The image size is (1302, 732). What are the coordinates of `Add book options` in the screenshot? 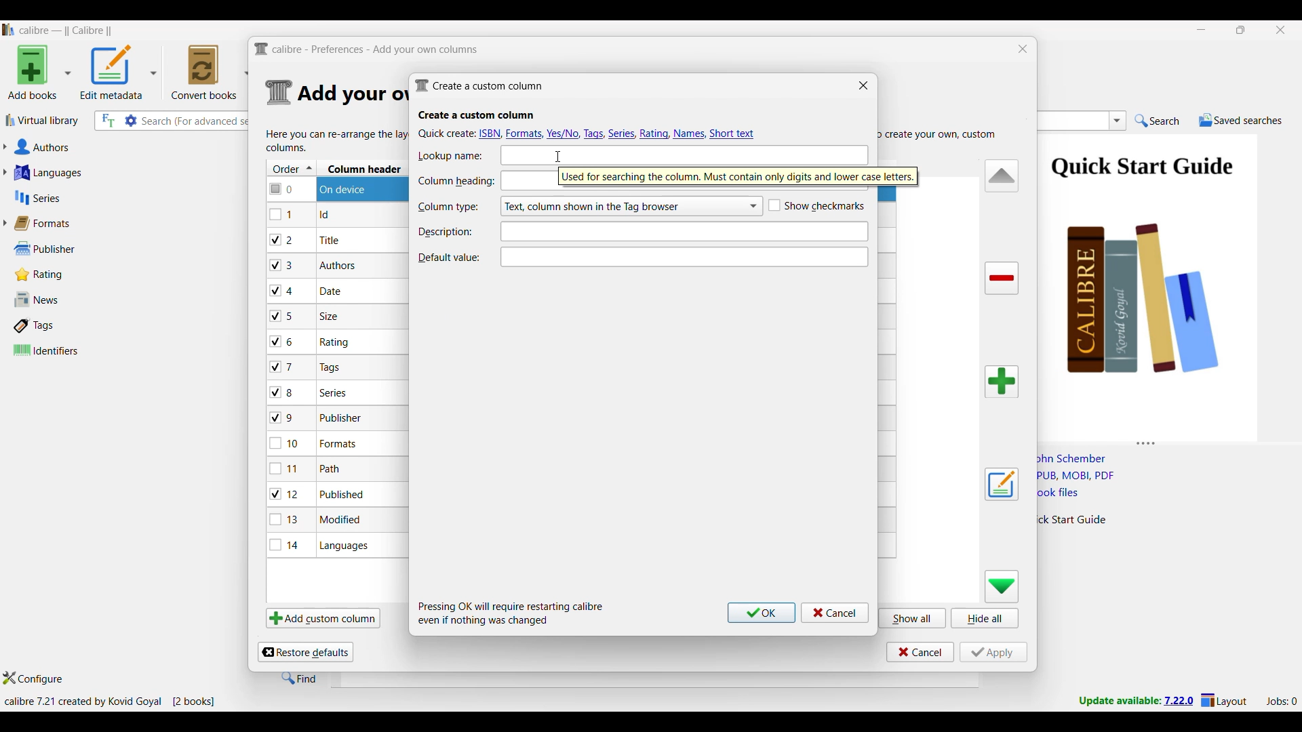 It's located at (40, 72).